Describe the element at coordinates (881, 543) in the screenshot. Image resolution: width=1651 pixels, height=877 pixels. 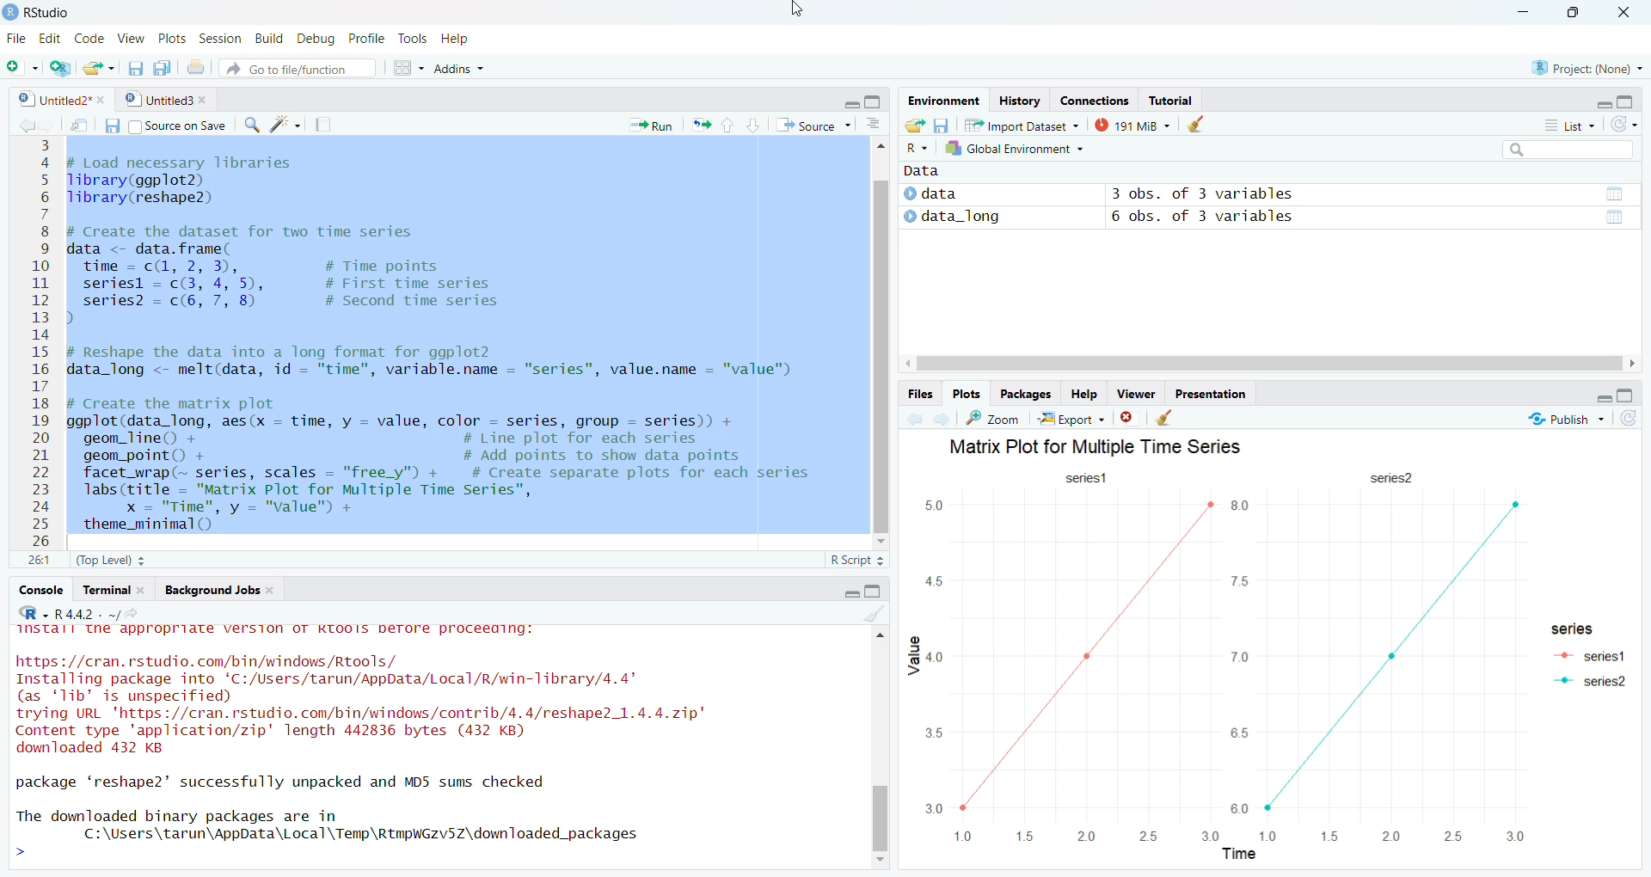
I see `scroll down` at that location.